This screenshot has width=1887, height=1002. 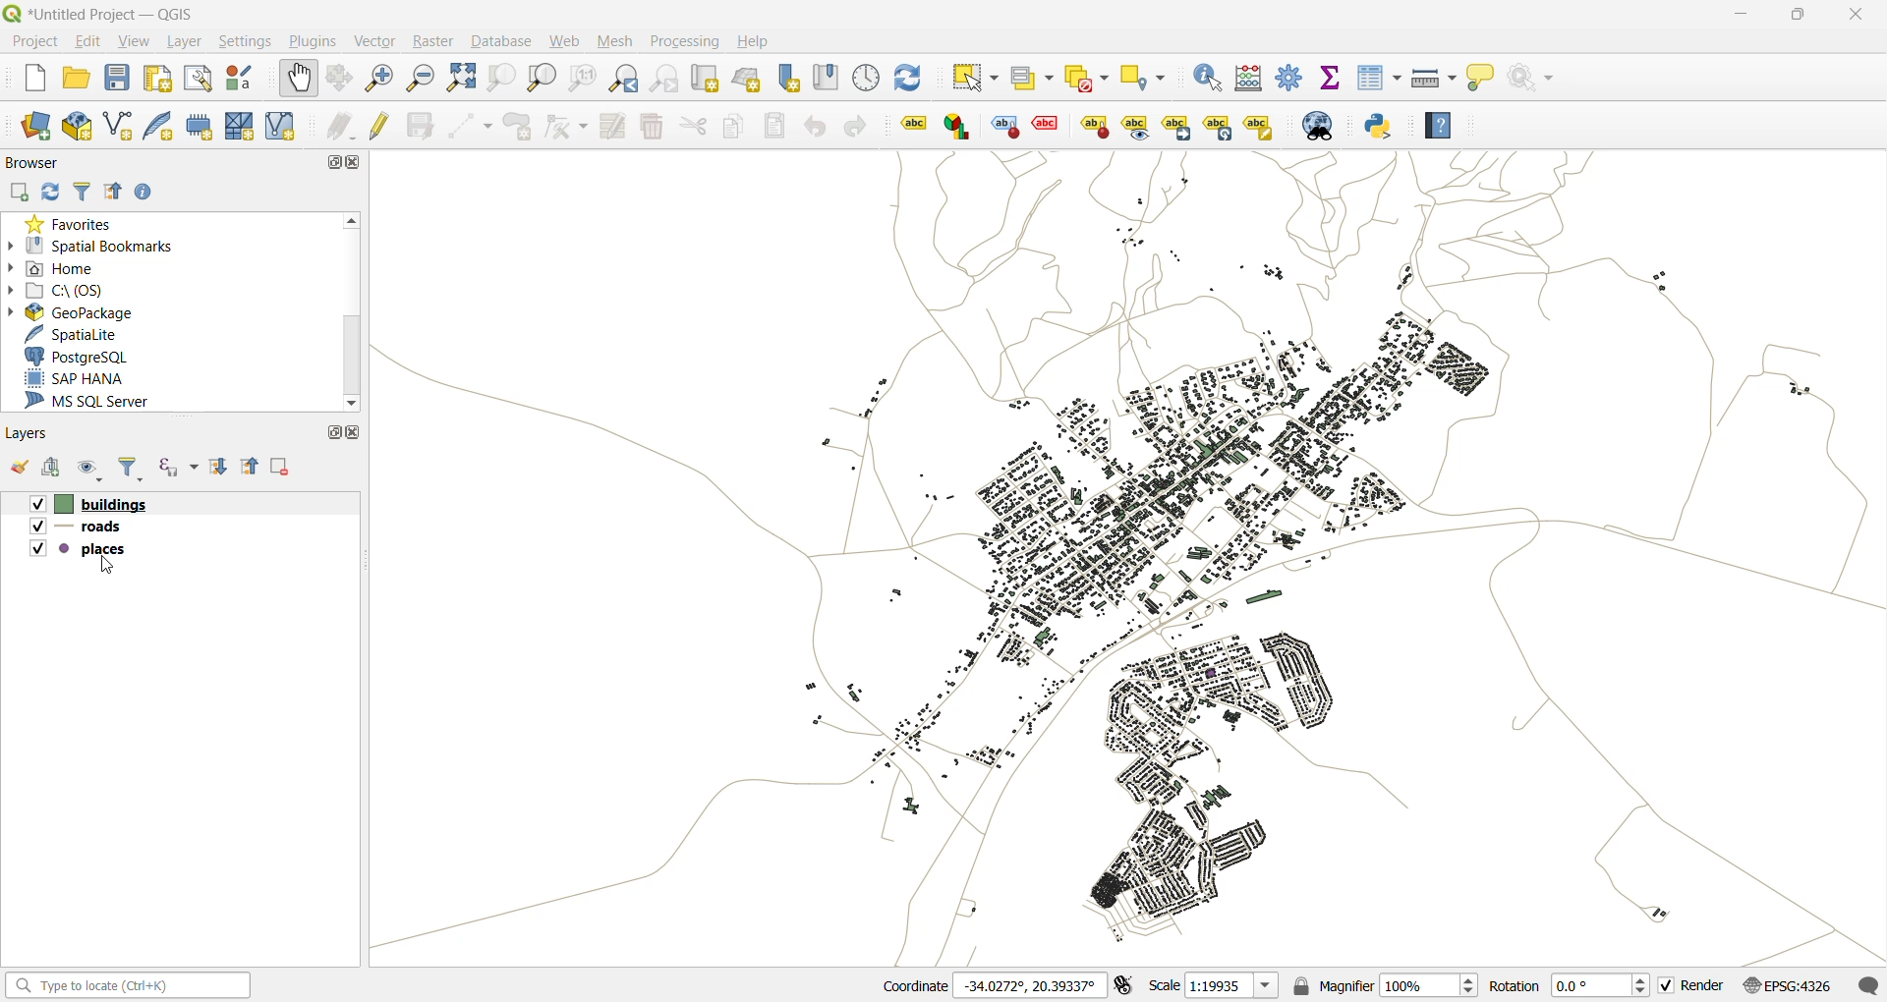 What do you see at coordinates (156, 128) in the screenshot?
I see `new spatialite` at bounding box center [156, 128].